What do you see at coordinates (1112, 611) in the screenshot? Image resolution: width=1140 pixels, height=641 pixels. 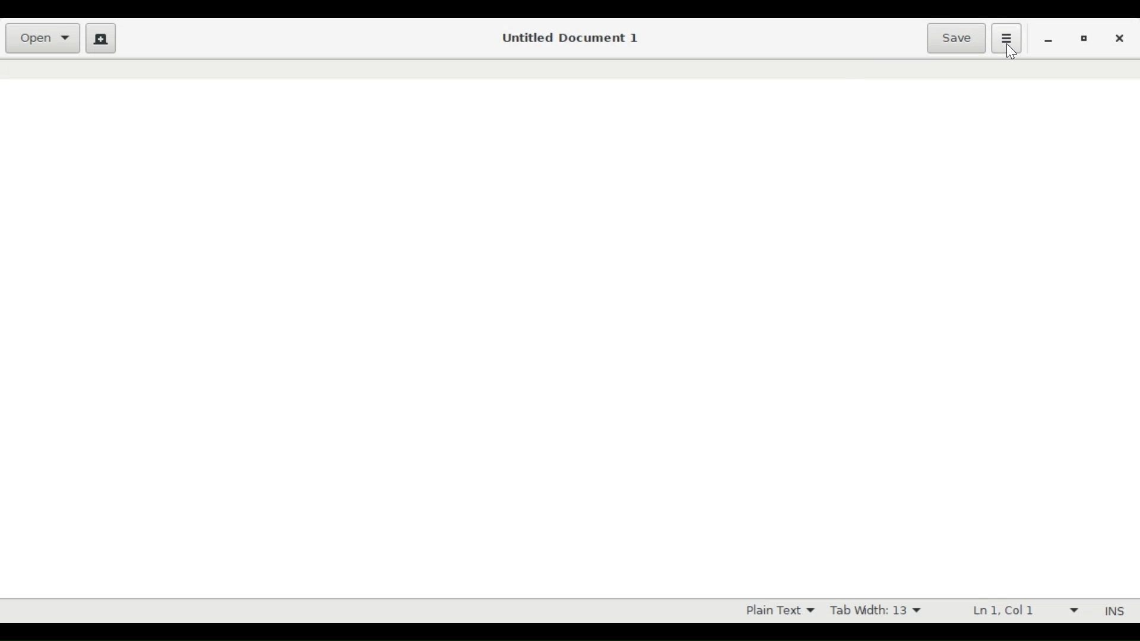 I see `INS` at bounding box center [1112, 611].